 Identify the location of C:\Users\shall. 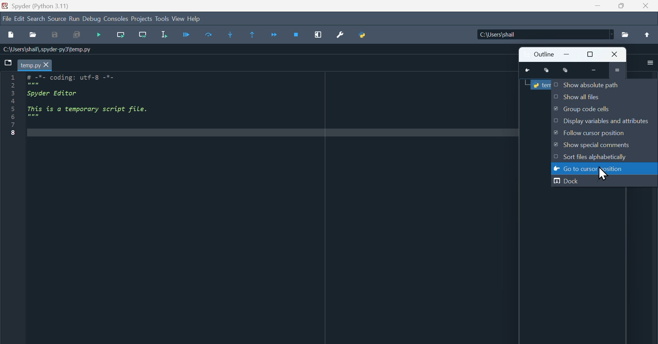
(544, 34).